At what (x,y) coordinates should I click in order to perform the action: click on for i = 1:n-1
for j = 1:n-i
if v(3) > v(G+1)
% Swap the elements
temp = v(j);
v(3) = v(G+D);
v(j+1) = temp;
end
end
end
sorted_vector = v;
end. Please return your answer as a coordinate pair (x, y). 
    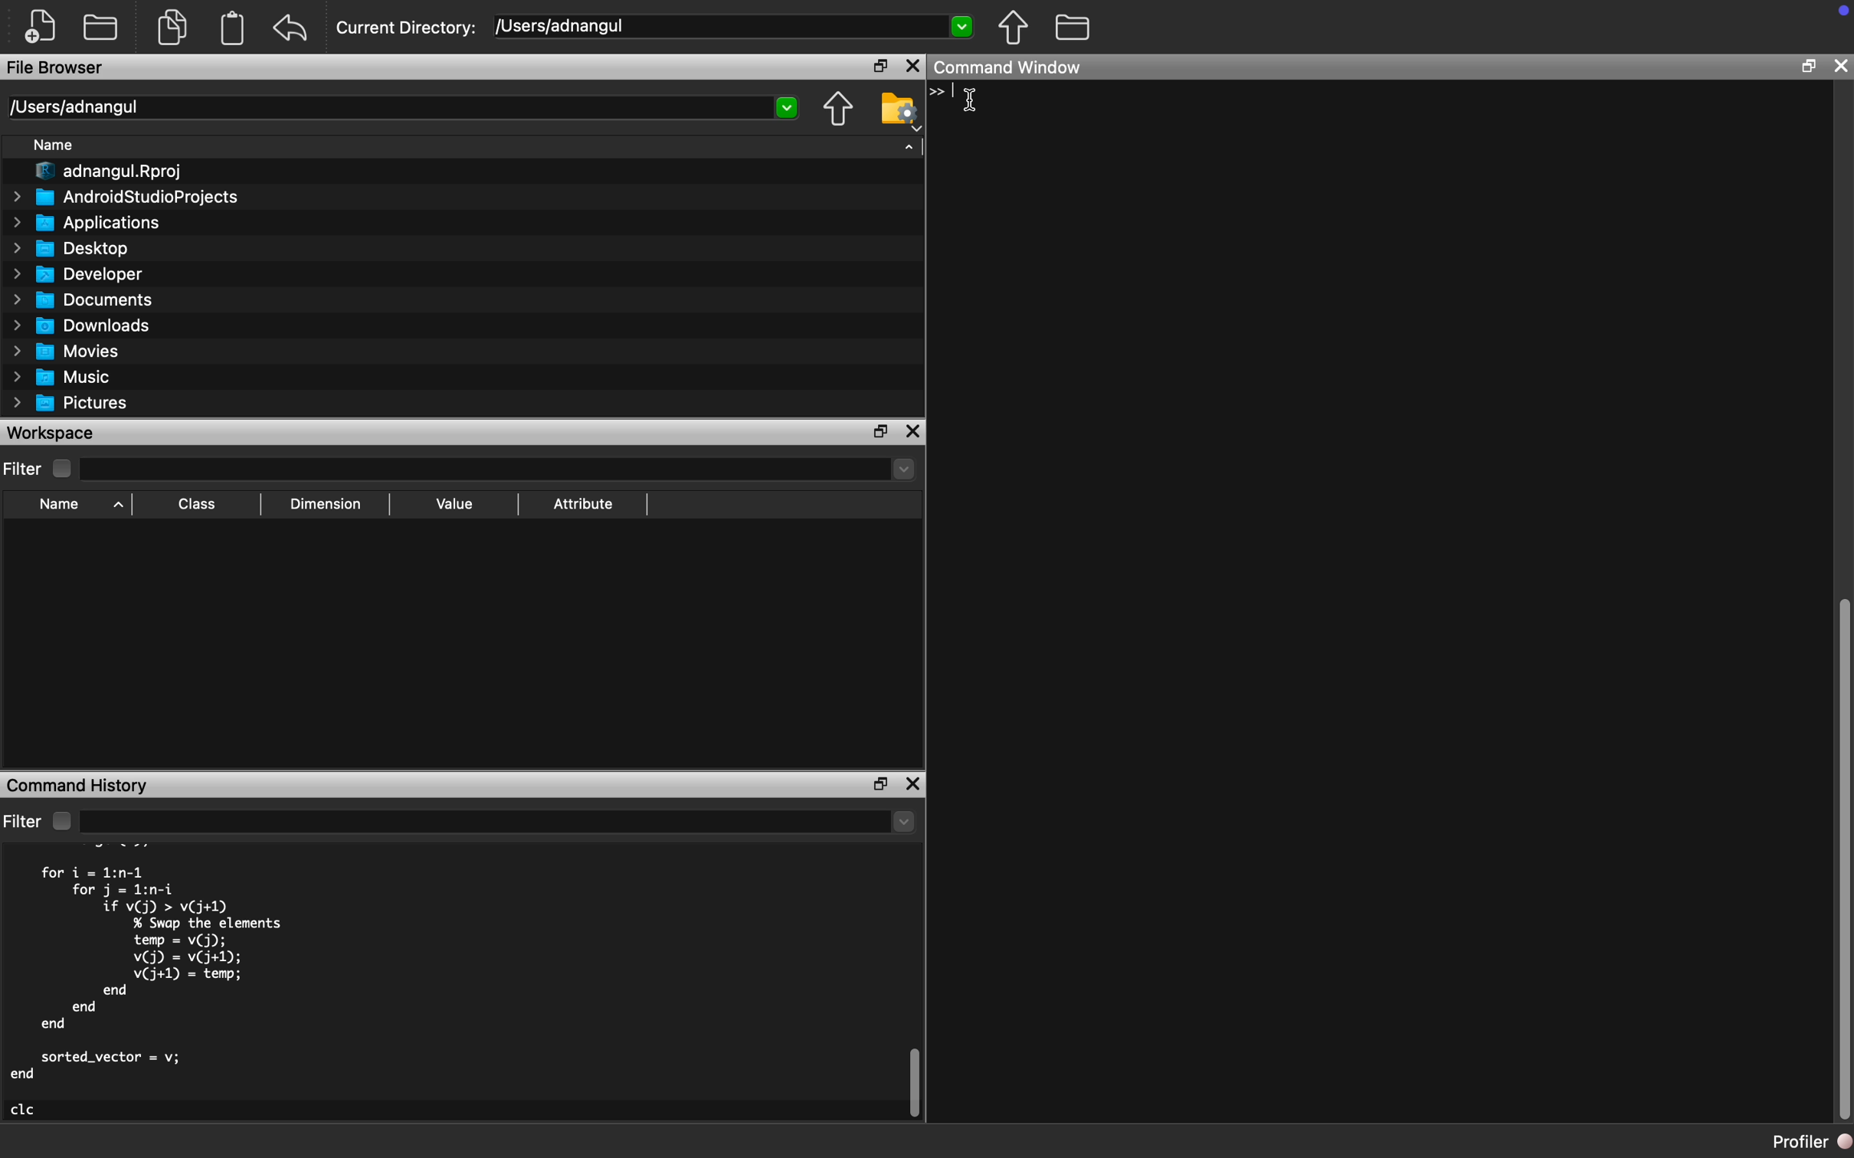
    Looking at the image, I should click on (148, 973).